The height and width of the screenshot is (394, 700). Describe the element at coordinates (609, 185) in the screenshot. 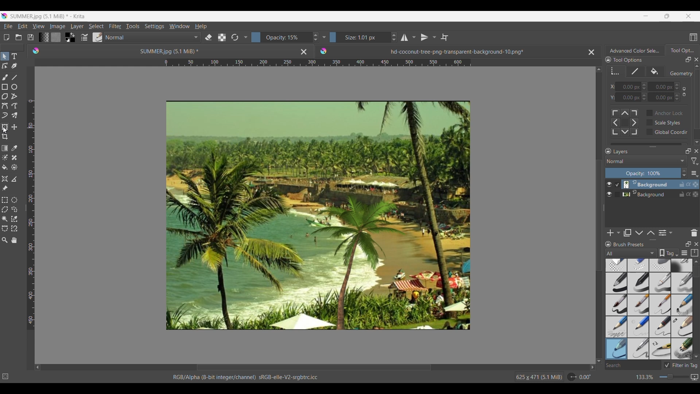

I see `Show/Hide layer` at that location.